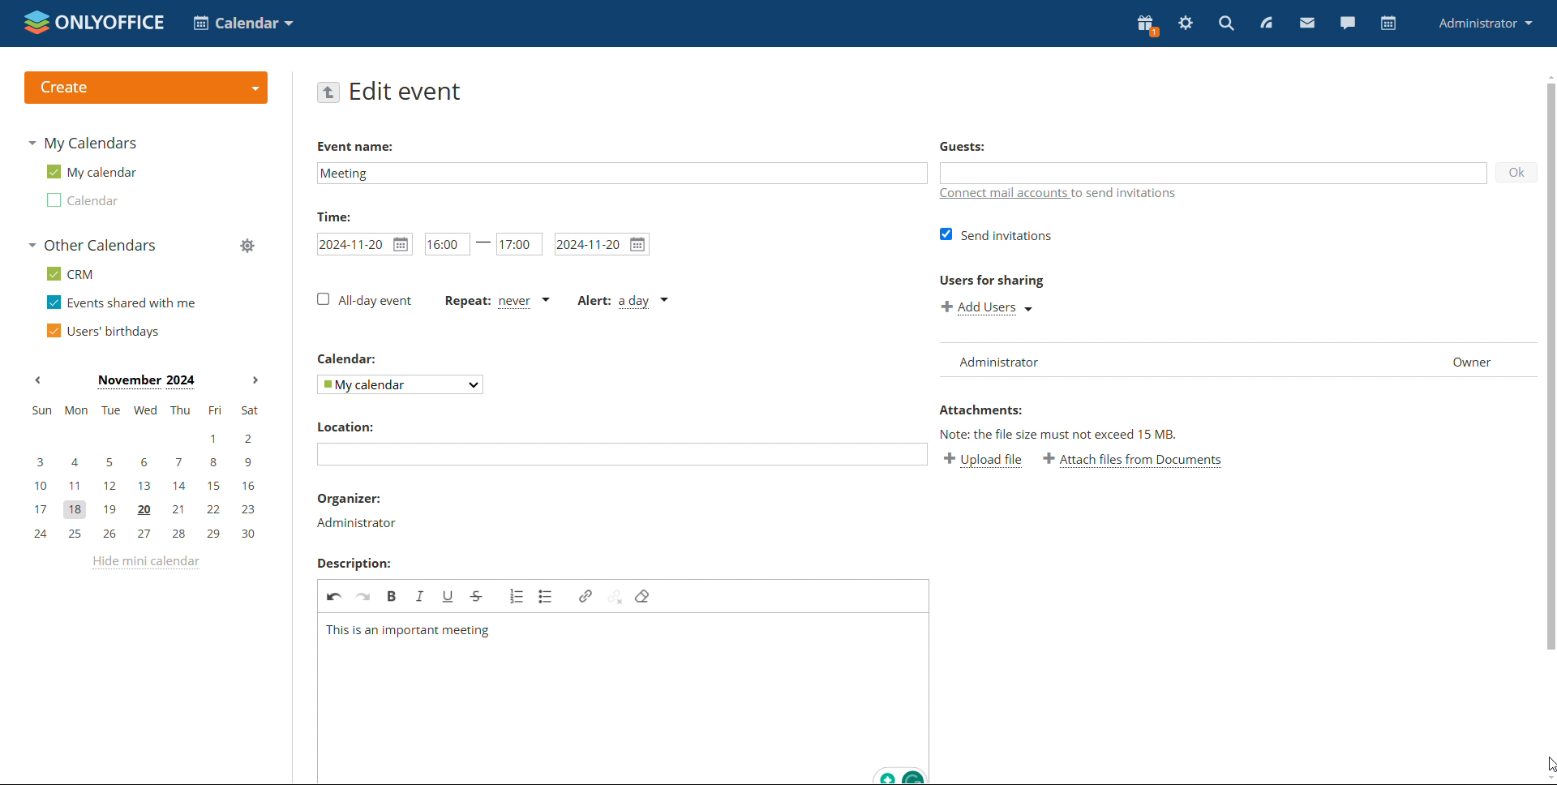 The image size is (1557, 785). Describe the element at coordinates (1547, 777) in the screenshot. I see `scroll down` at that location.